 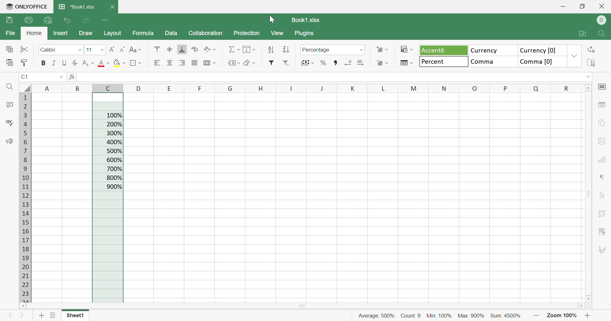 What do you see at coordinates (77, 7) in the screenshot?
I see `*Book1.xlsx` at bounding box center [77, 7].